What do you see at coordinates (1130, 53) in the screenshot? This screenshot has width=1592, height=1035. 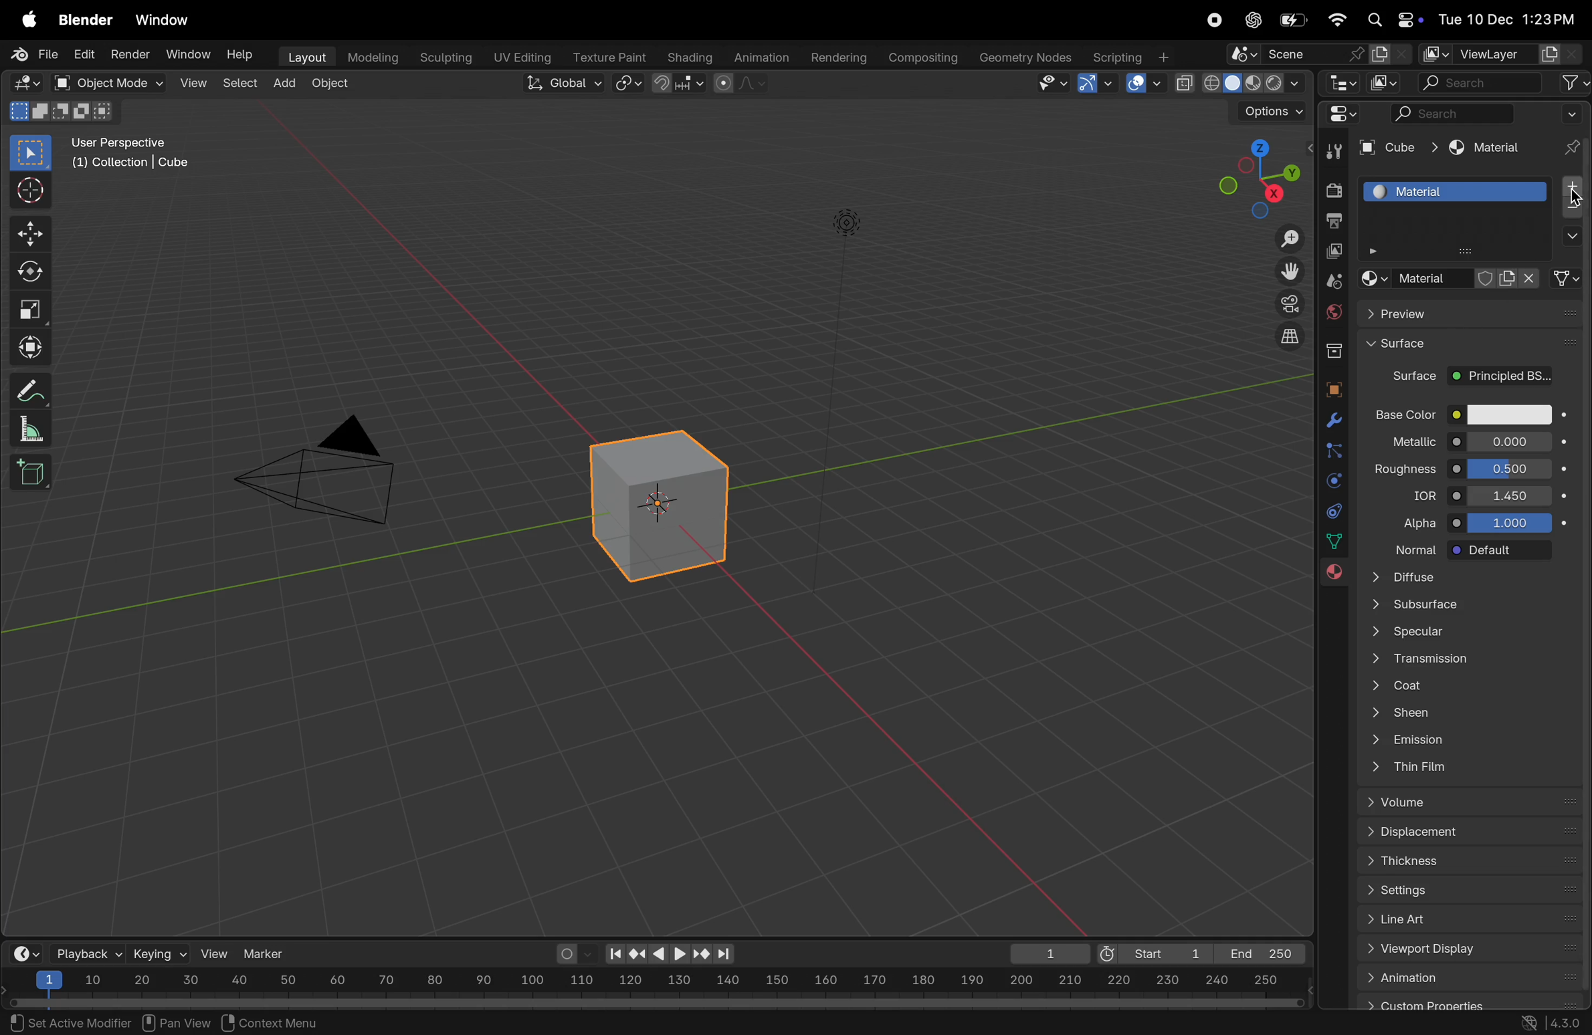 I see `Scripting` at bounding box center [1130, 53].